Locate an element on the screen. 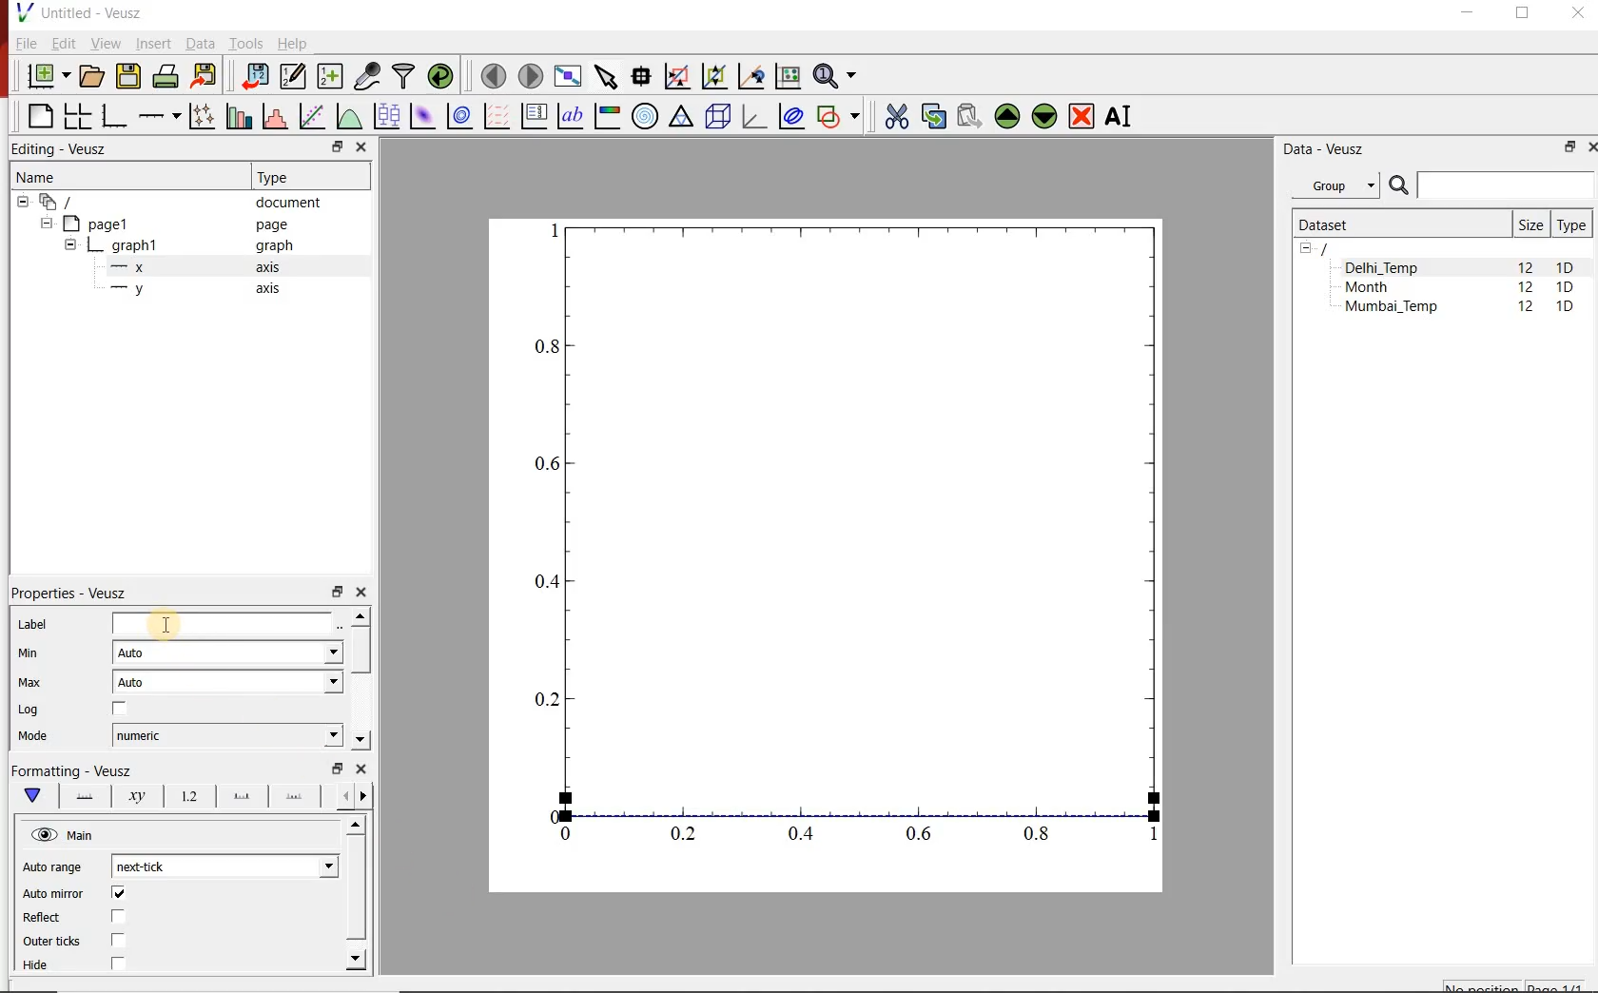  Formatting - Veusz is located at coordinates (76, 769).